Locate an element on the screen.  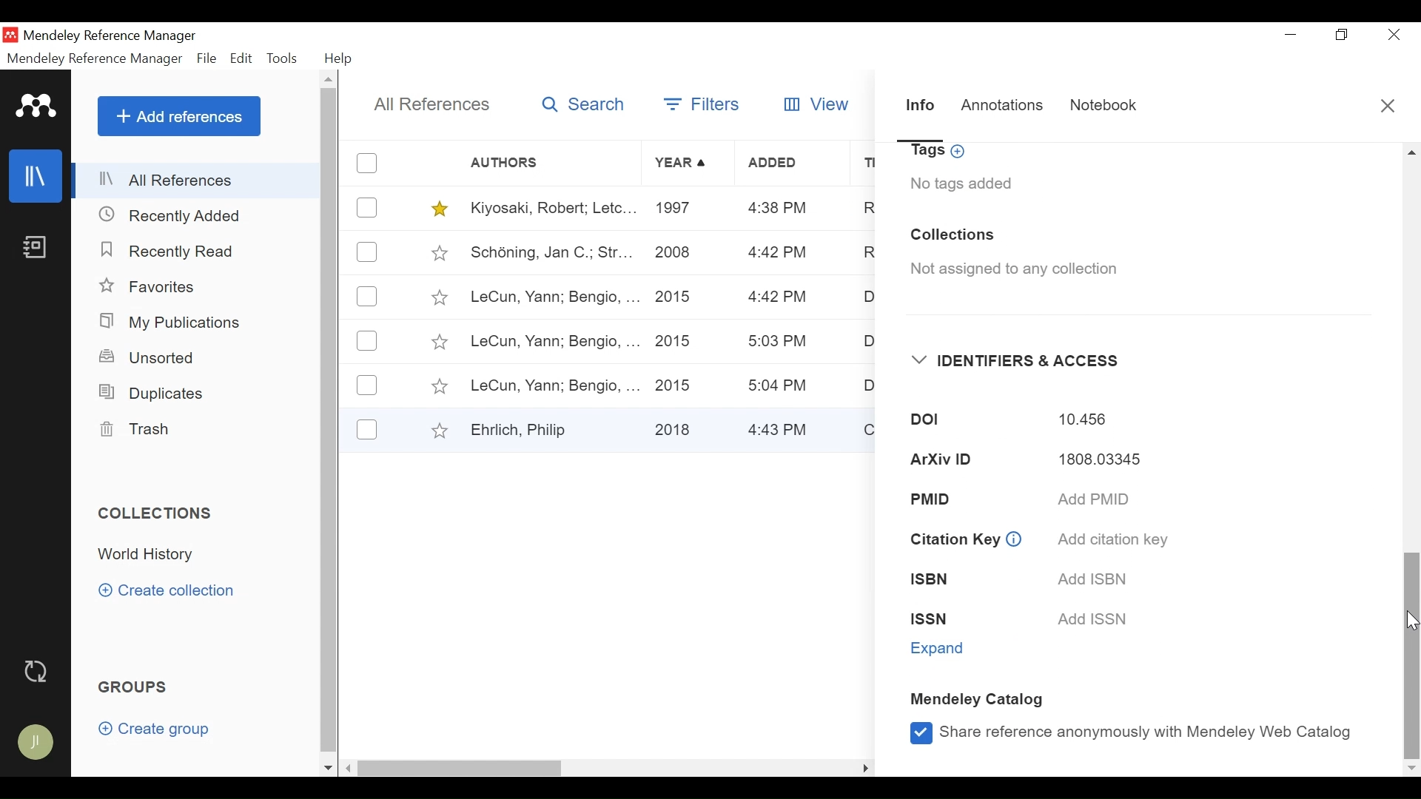
Close is located at coordinates (1391, 35).